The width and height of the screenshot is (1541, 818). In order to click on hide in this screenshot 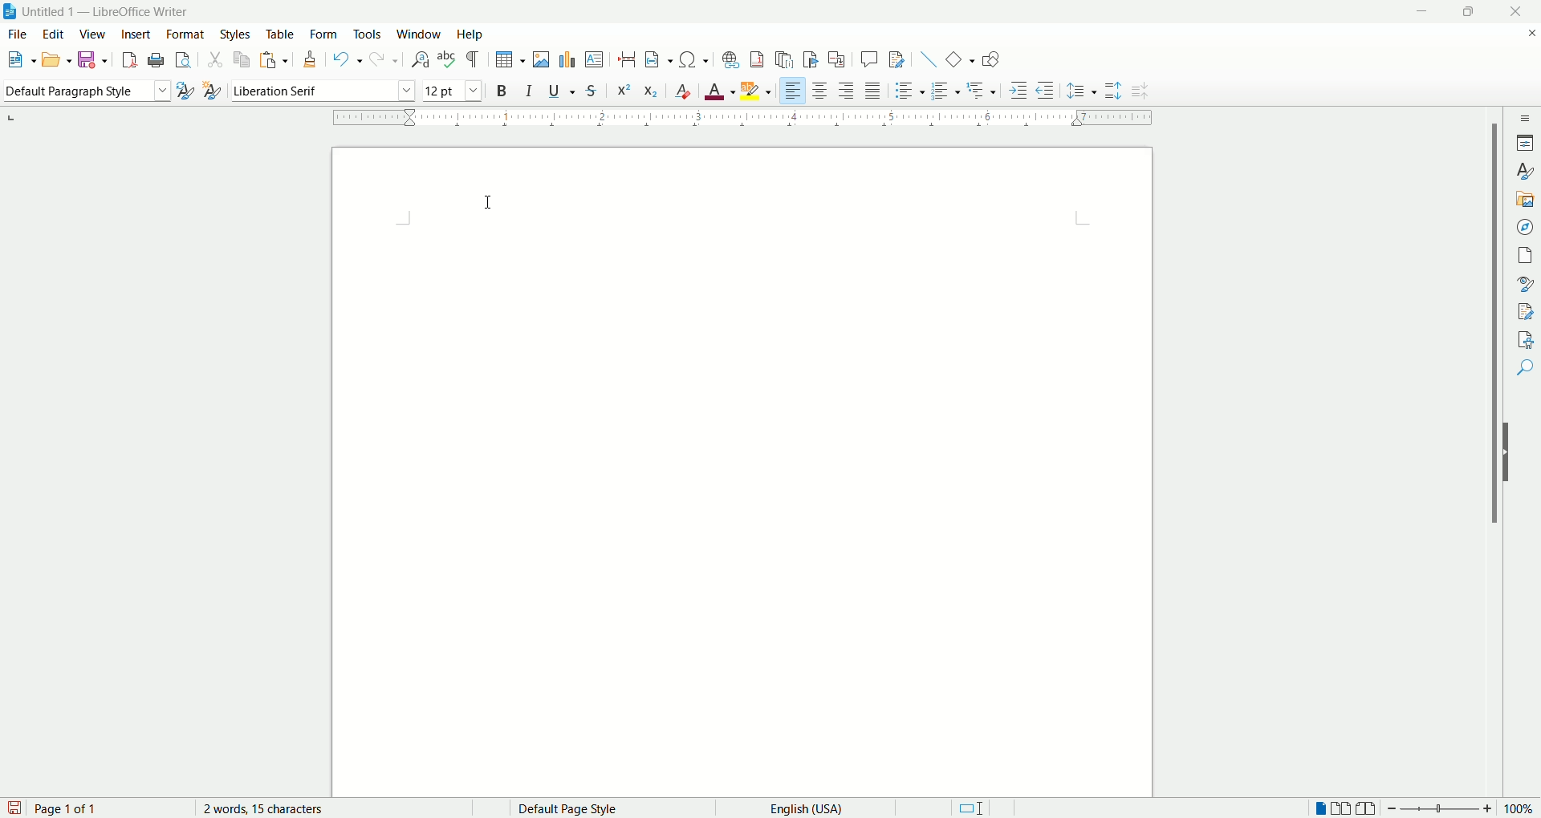, I will do `click(1511, 456)`.